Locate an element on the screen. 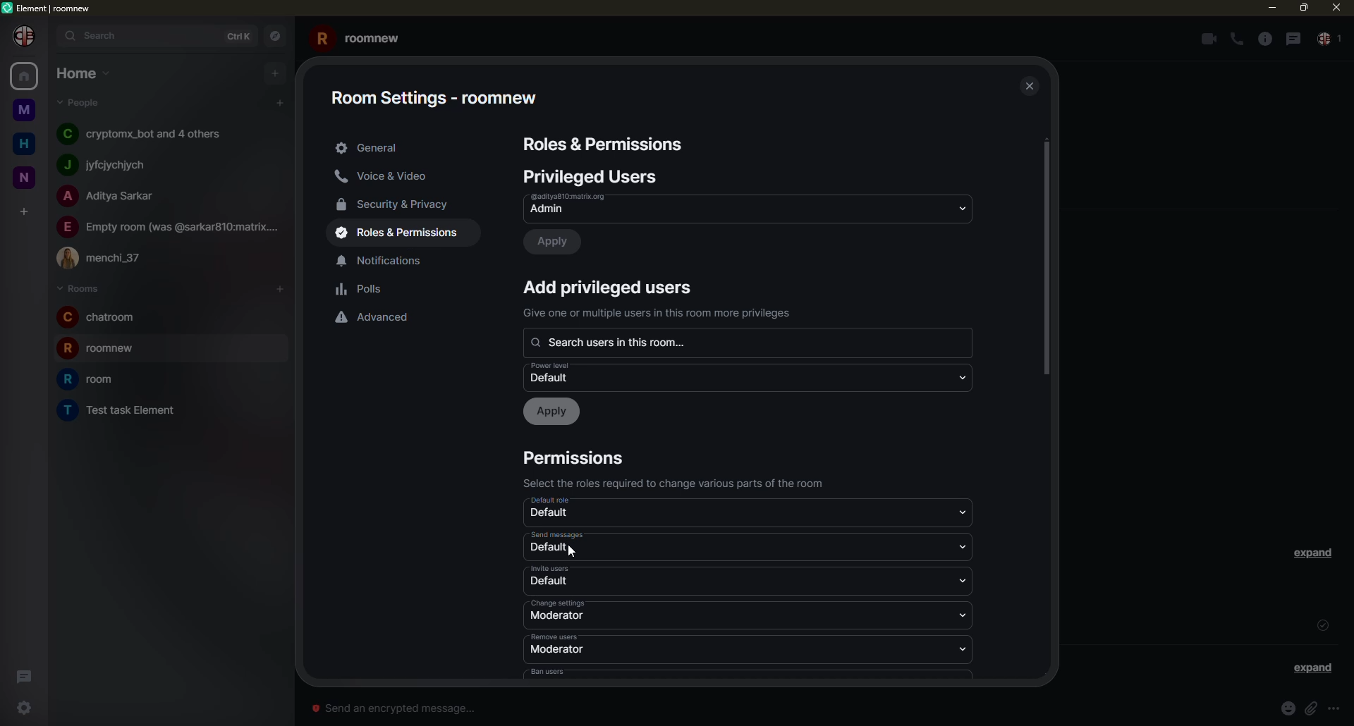  room is located at coordinates (108, 350).